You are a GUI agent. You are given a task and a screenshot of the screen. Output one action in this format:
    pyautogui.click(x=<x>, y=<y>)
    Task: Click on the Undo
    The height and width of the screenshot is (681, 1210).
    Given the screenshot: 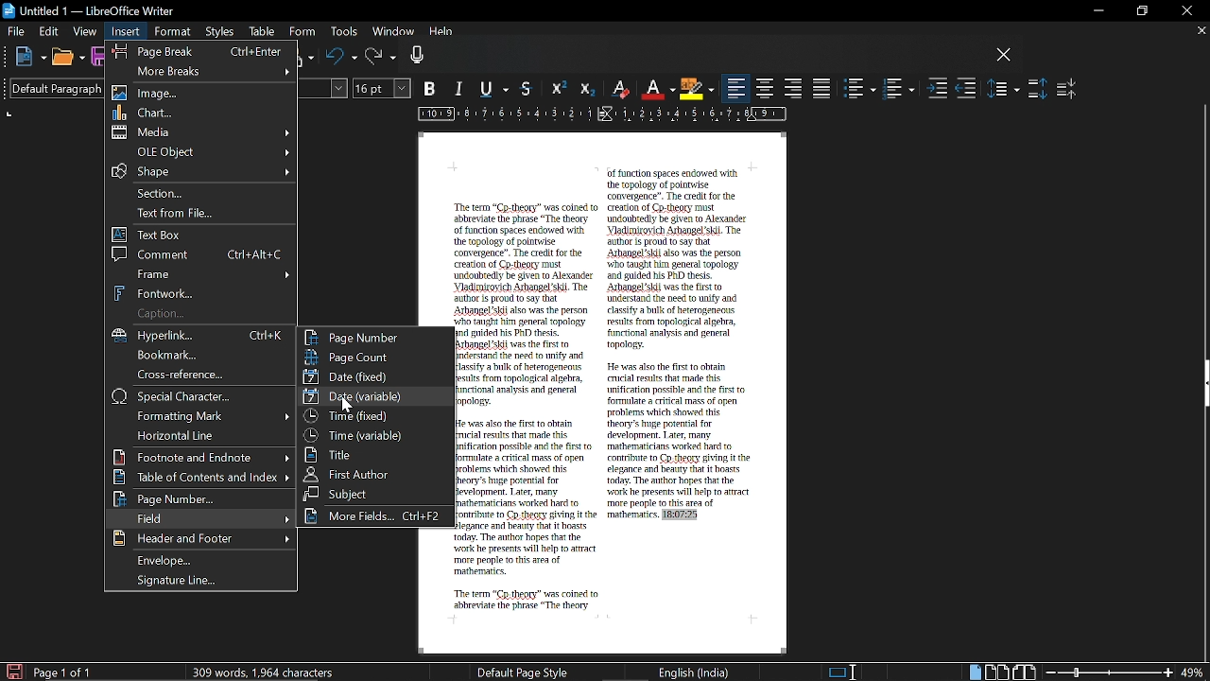 What is the action you would take?
    pyautogui.click(x=341, y=58)
    